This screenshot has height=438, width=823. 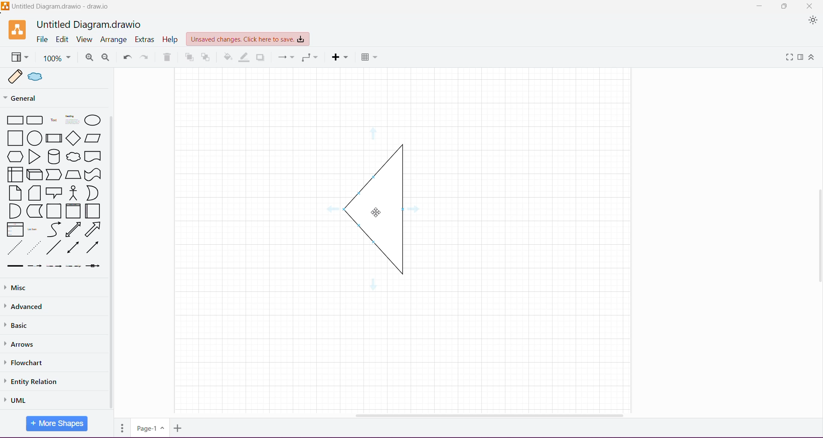 I want to click on Untitled Diagram.draw.io, so click(x=92, y=24).